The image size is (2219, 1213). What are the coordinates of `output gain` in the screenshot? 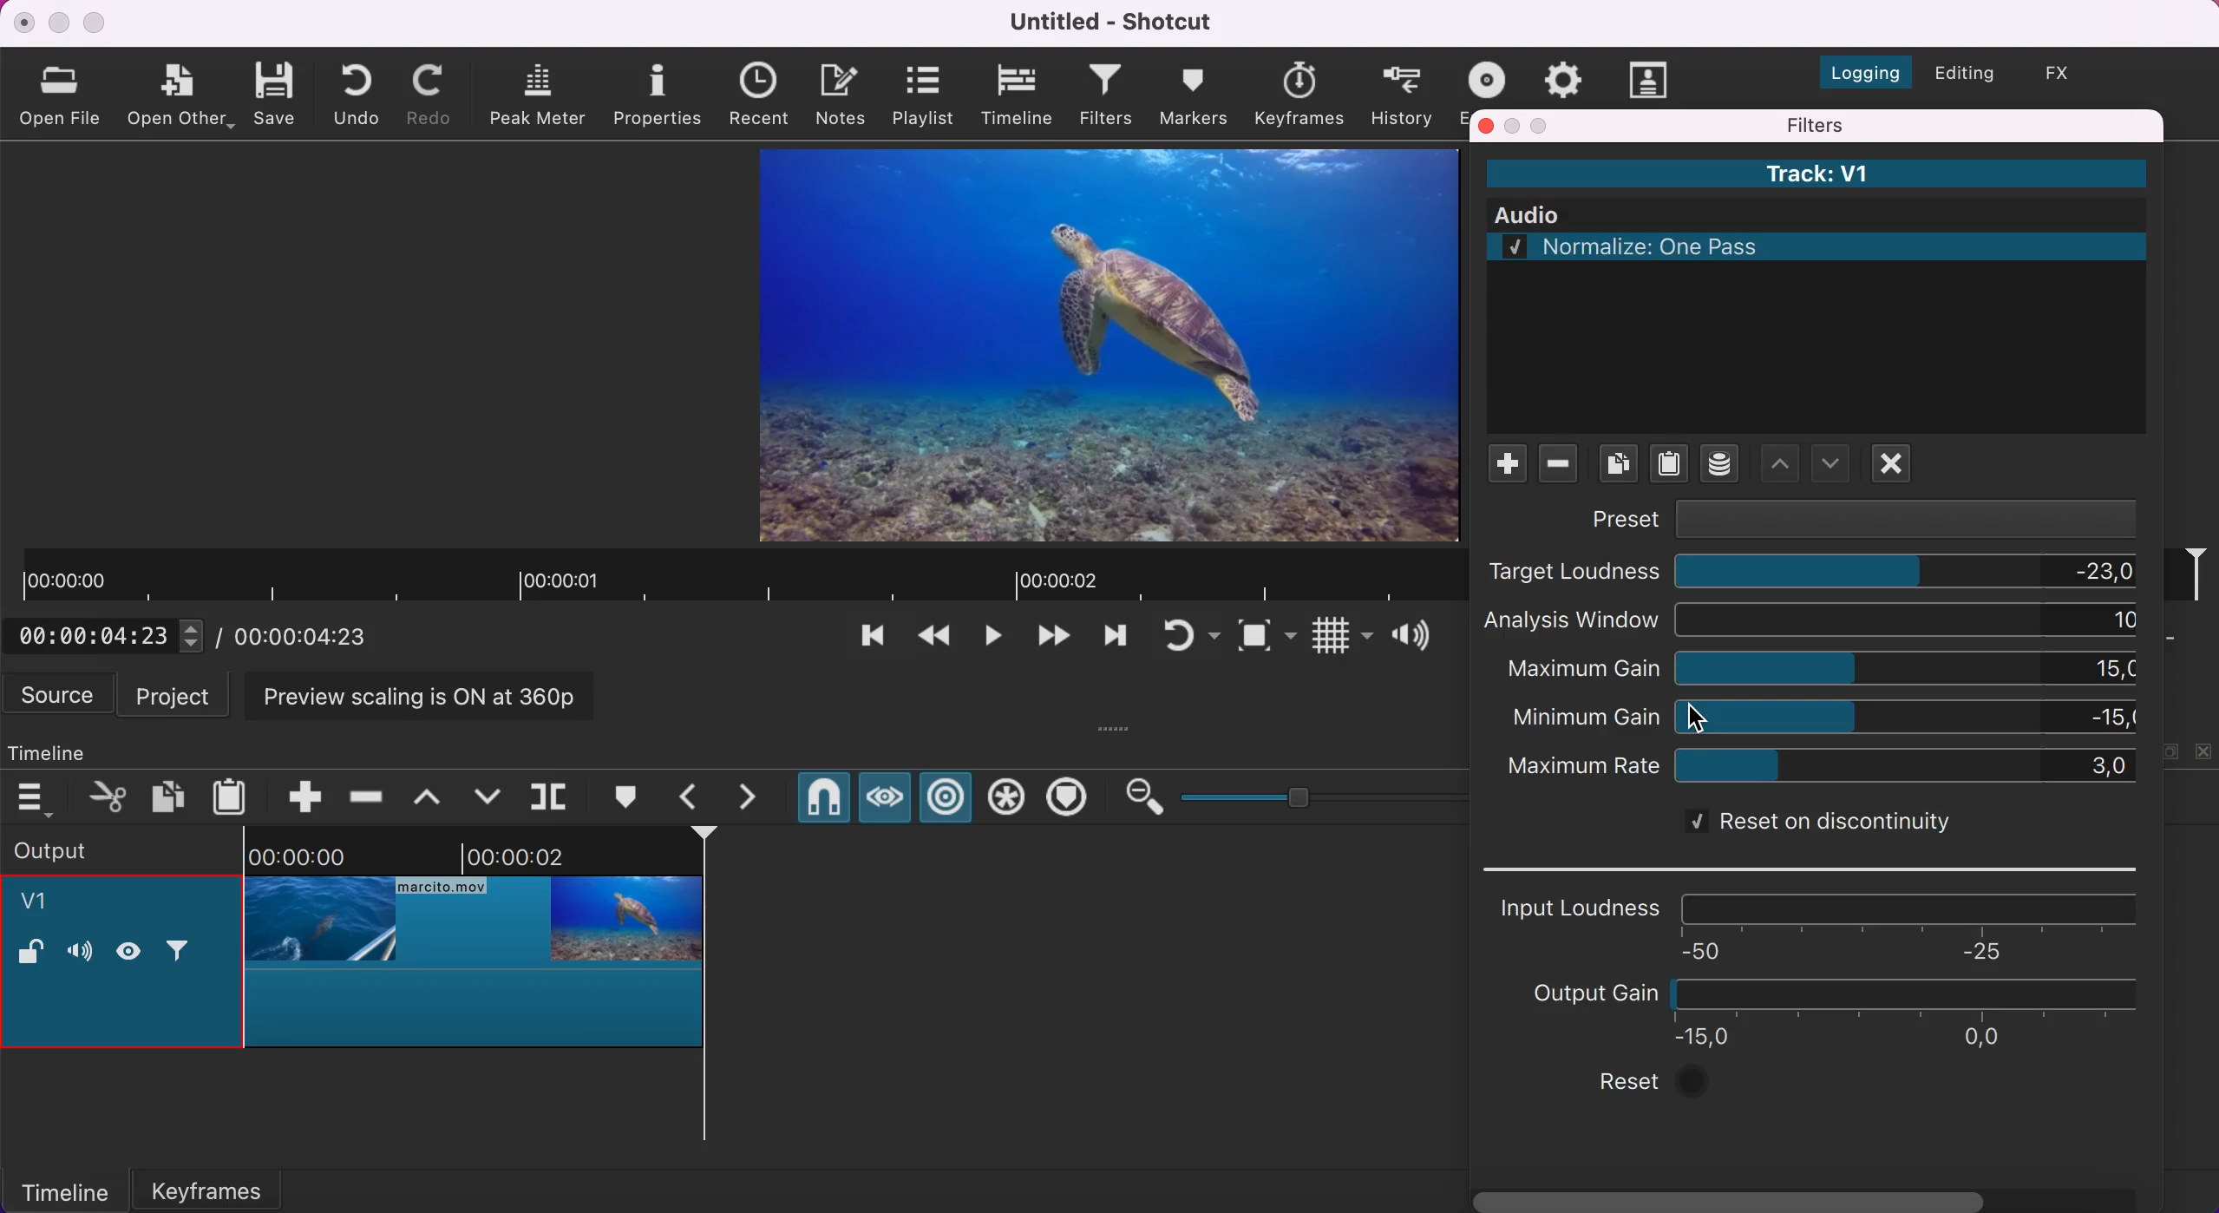 It's located at (1823, 1013).